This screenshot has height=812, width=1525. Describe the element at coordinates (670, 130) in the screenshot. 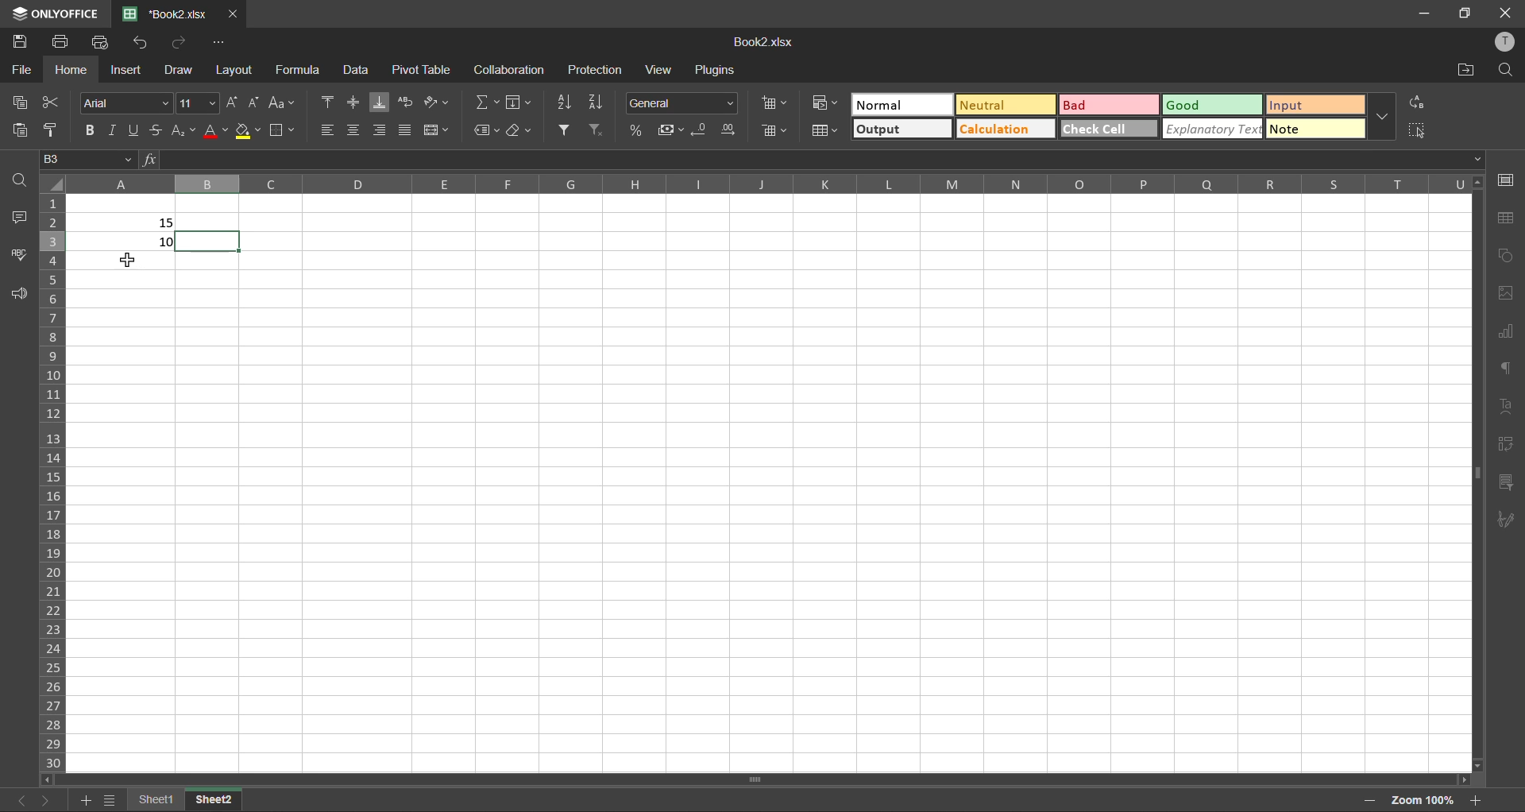

I see `accounting` at that location.